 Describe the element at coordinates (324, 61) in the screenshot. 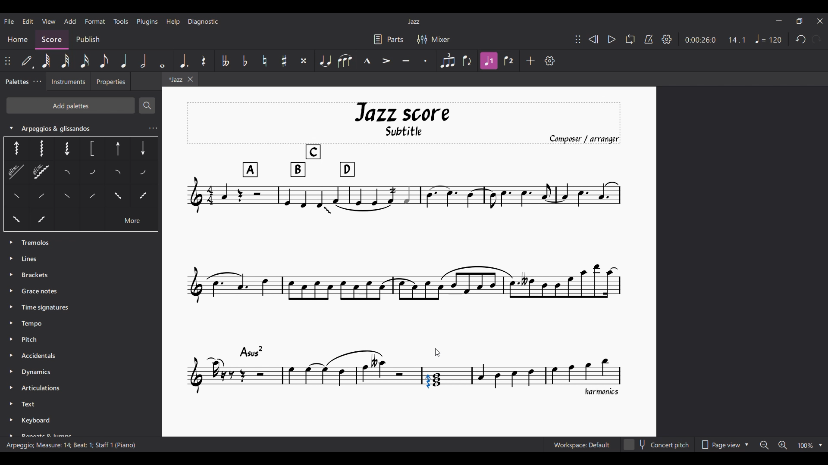

I see `Tie` at that location.